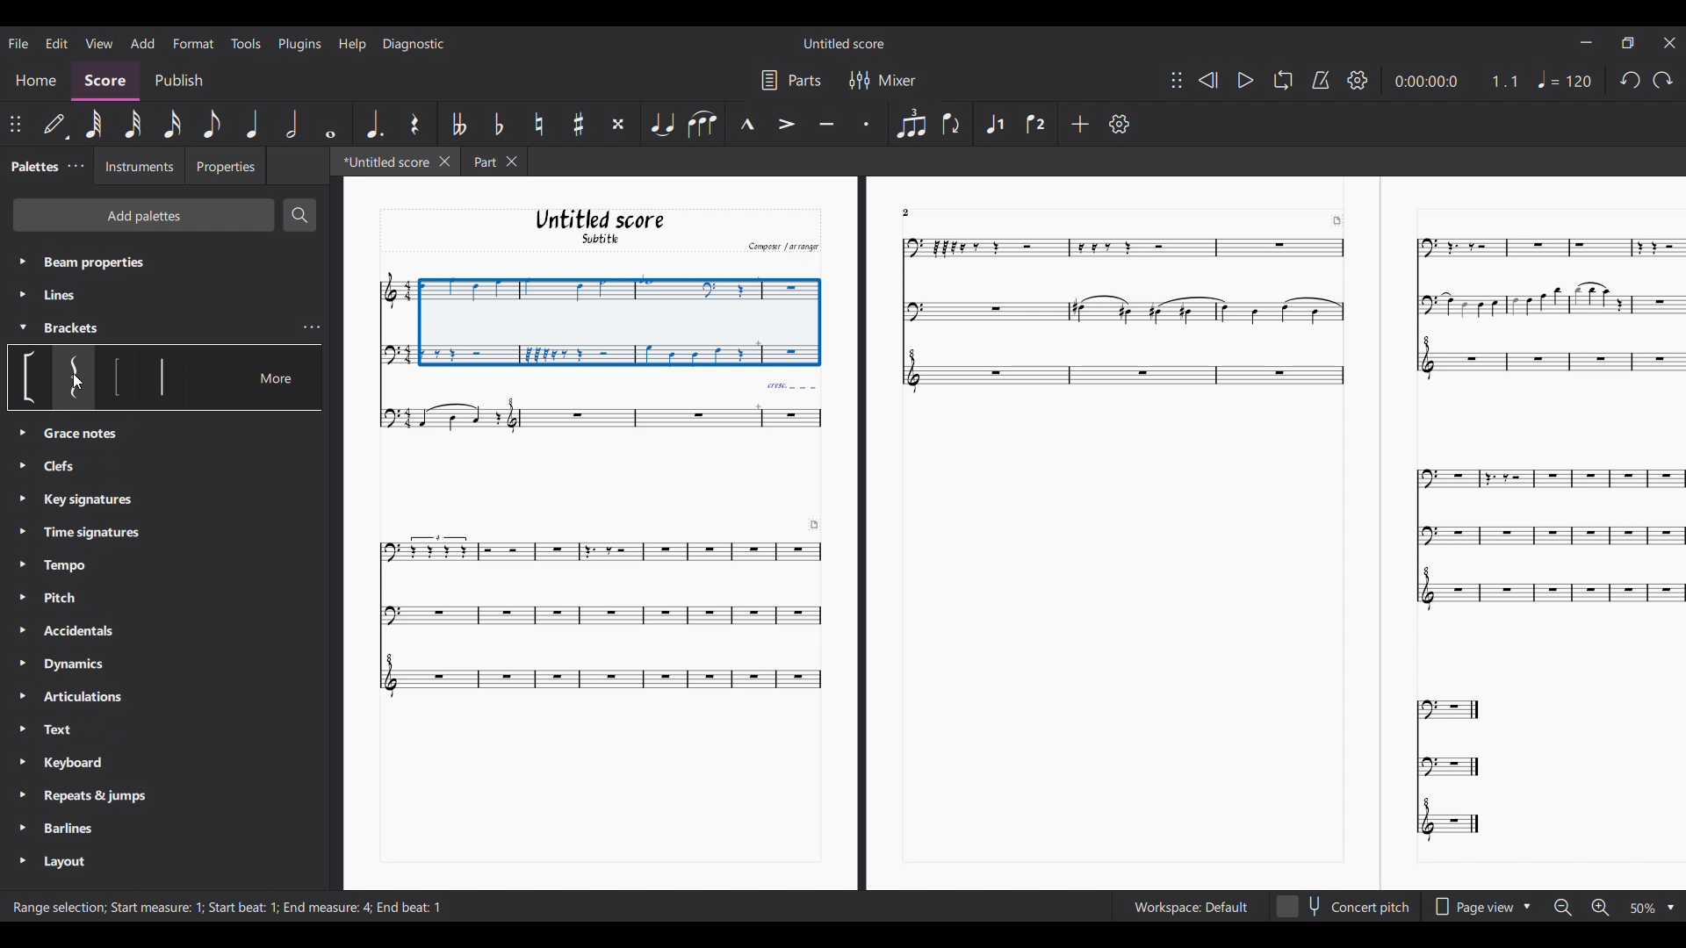 This screenshot has width=1686, height=948. What do you see at coordinates (88, 501) in the screenshot?
I see `Key Signatures` at bounding box center [88, 501].